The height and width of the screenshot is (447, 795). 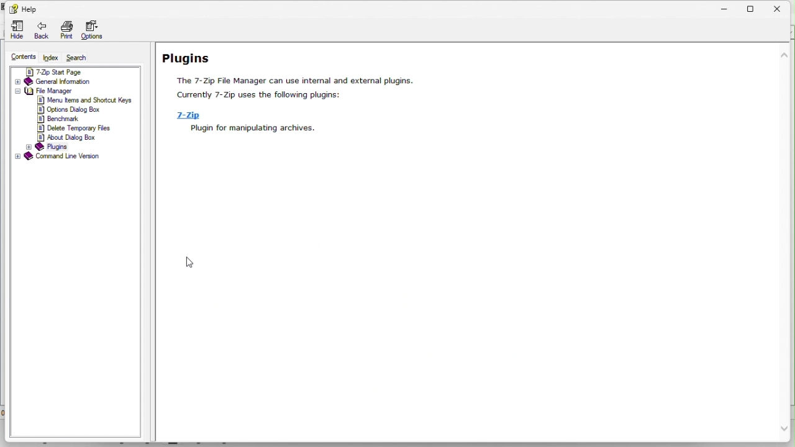 I want to click on Hide, so click(x=14, y=30).